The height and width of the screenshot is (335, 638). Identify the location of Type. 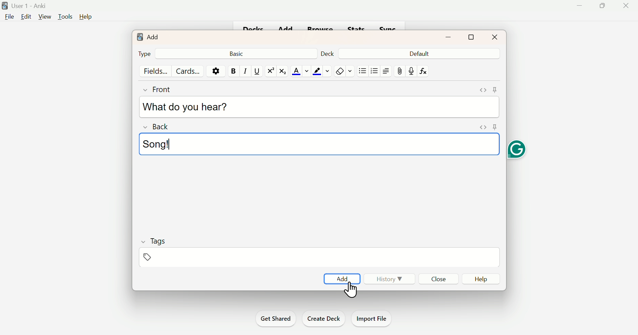
(145, 53).